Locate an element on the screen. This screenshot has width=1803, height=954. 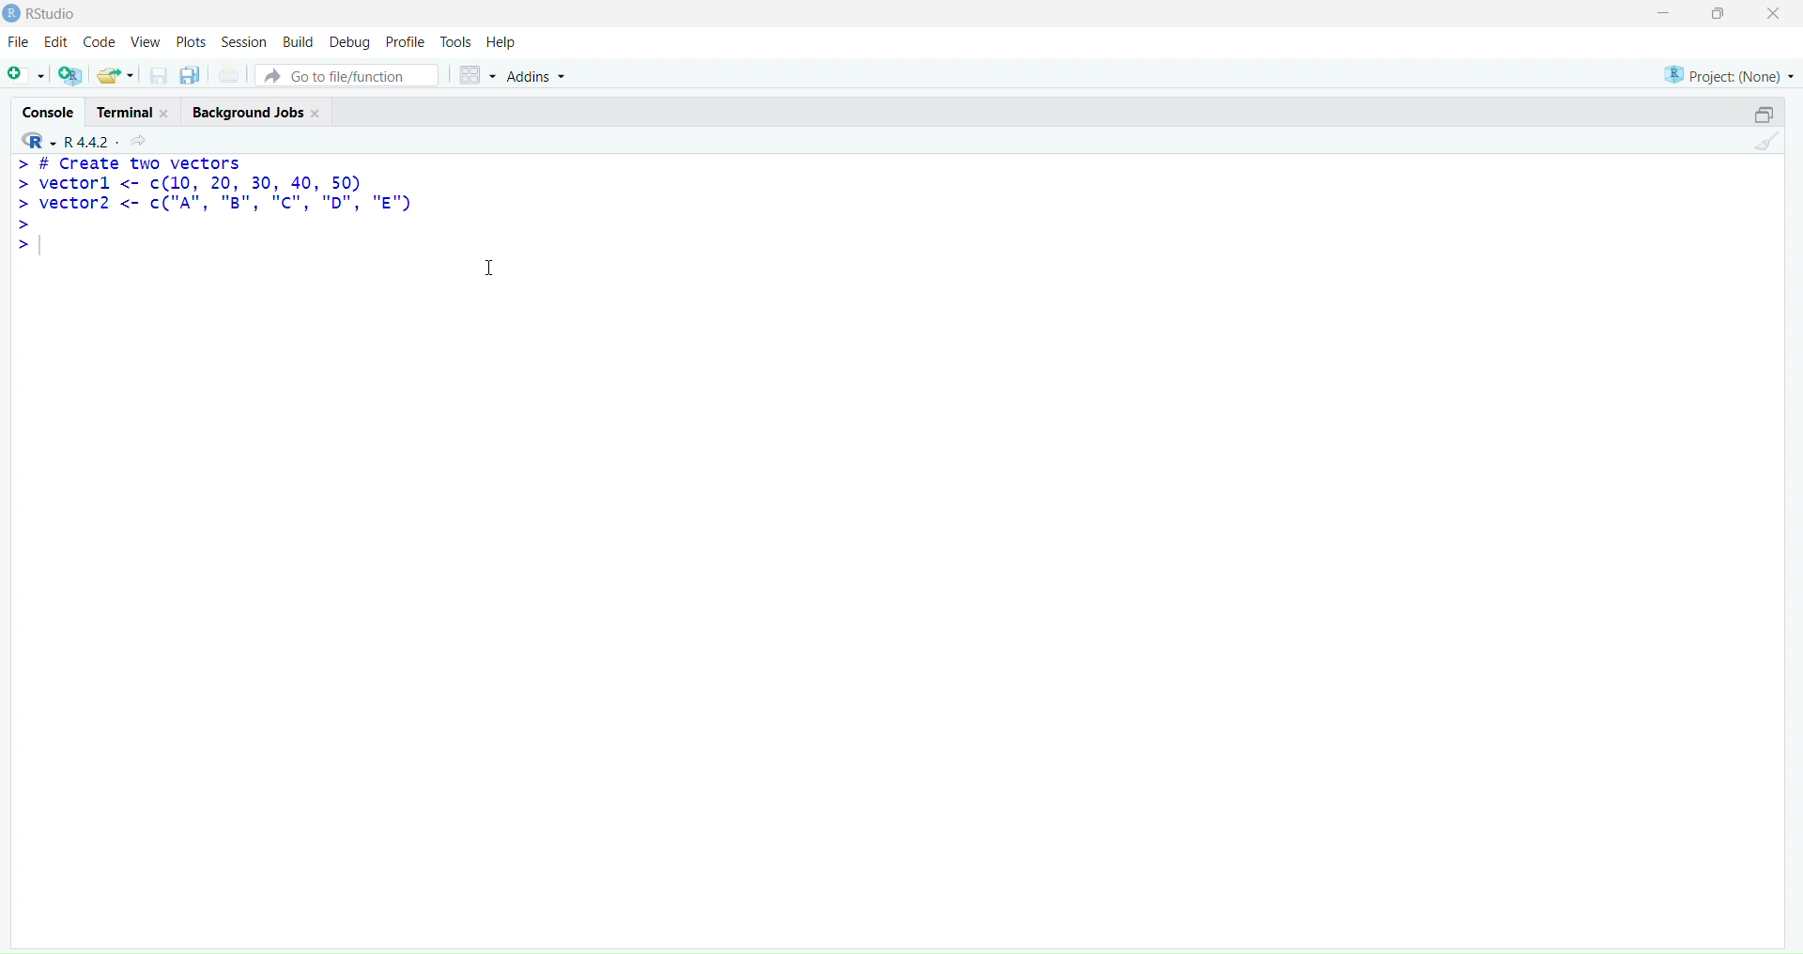
Maximize is located at coordinates (1719, 13).